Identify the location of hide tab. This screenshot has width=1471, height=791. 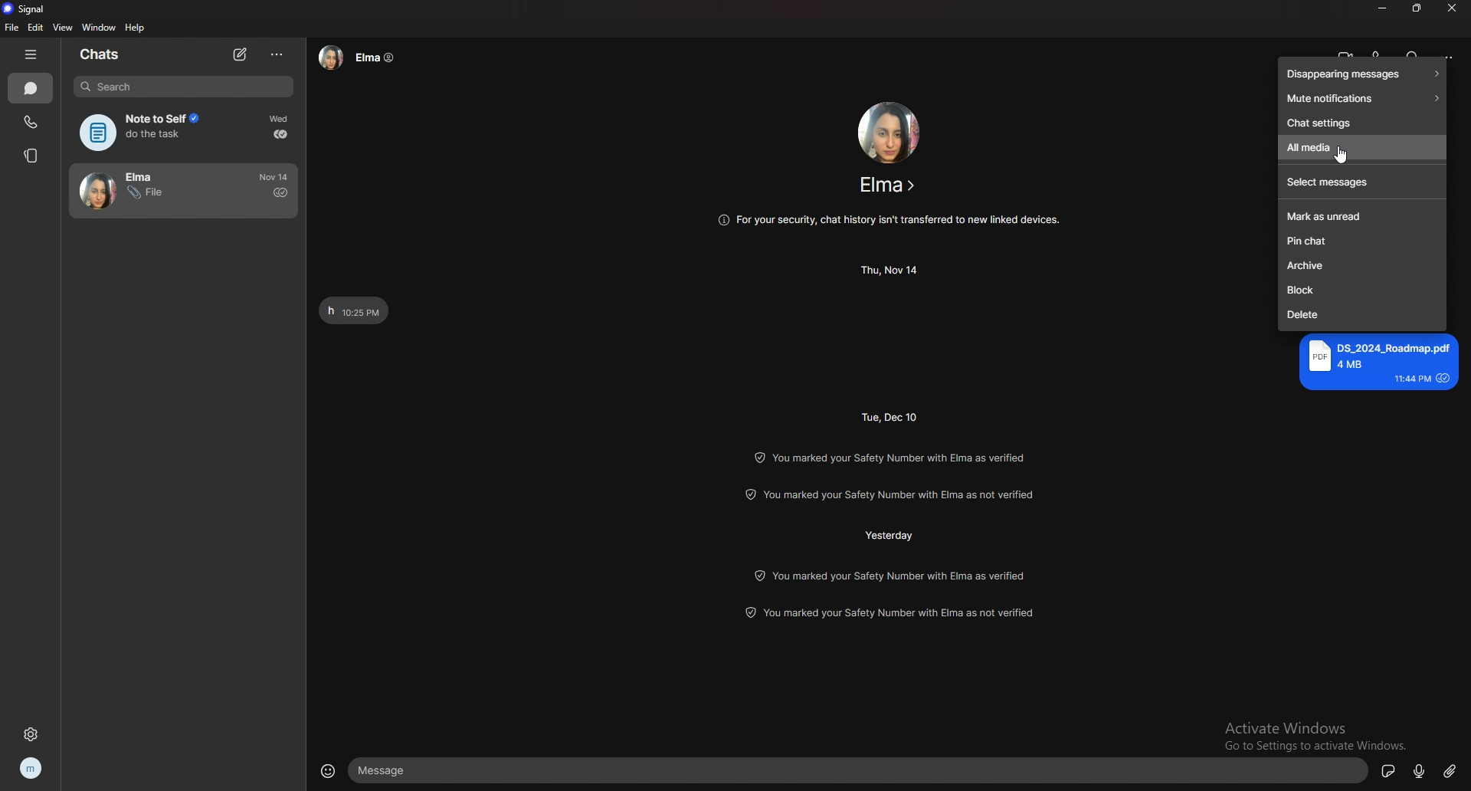
(29, 55).